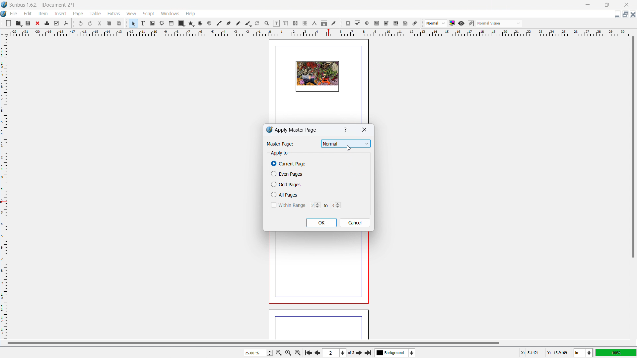  What do you see at coordinates (287, 174) in the screenshot?
I see `even pages checkbox` at bounding box center [287, 174].